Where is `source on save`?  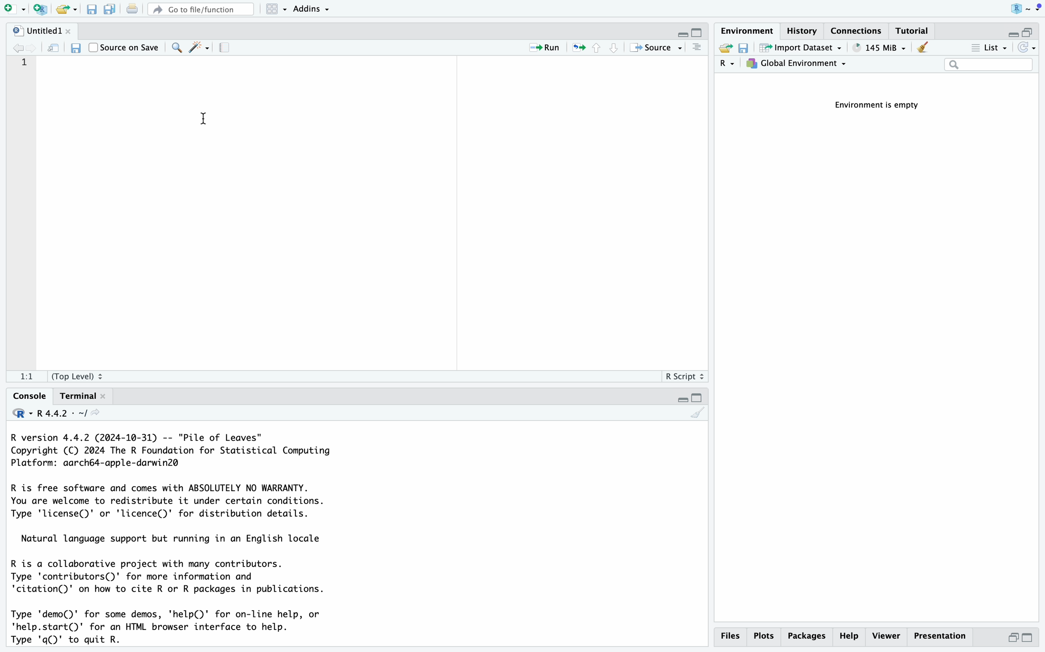 source on save is located at coordinates (126, 47).